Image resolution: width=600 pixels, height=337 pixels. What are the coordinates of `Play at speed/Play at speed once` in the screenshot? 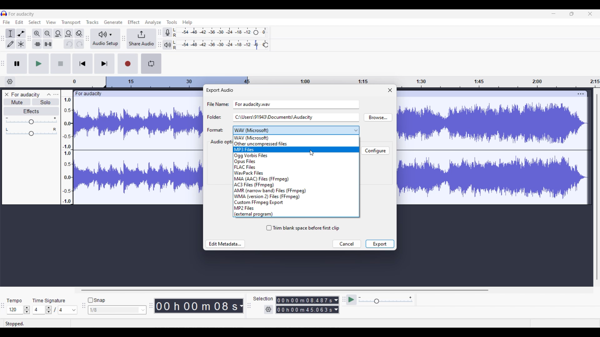 It's located at (352, 300).